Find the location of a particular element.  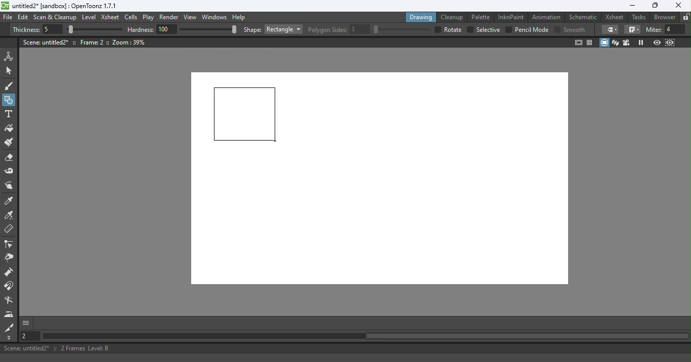

Close is located at coordinates (678, 6).